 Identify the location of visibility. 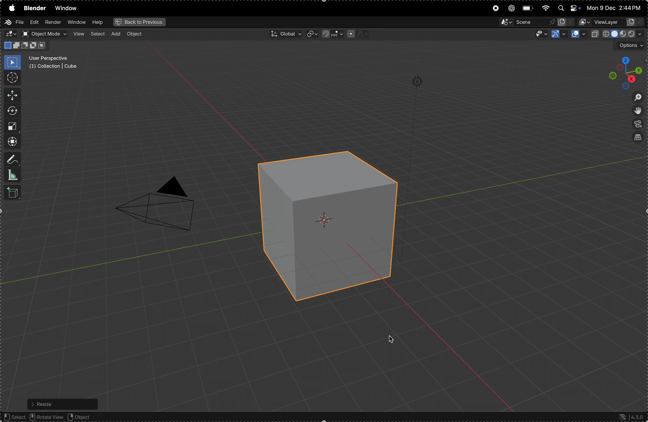
(541, 35).